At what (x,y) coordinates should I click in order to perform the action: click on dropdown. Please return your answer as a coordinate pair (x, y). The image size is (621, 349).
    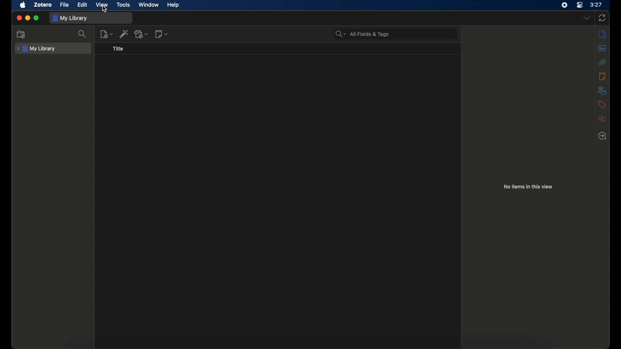
    Looking at the image, I should click on (587, 18).